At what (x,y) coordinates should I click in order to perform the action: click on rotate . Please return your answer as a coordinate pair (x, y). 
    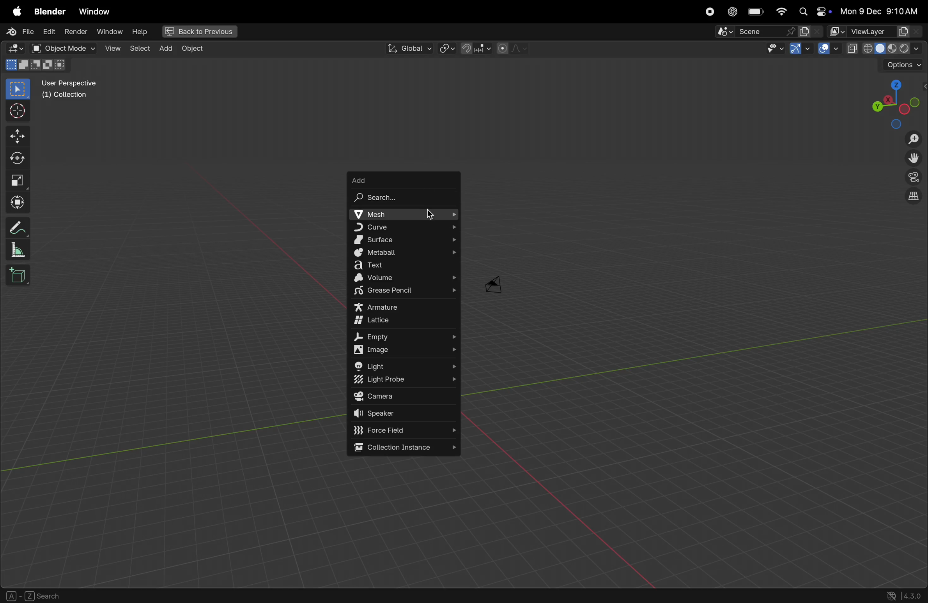
    Looking at the image, I should click on (20, 157).